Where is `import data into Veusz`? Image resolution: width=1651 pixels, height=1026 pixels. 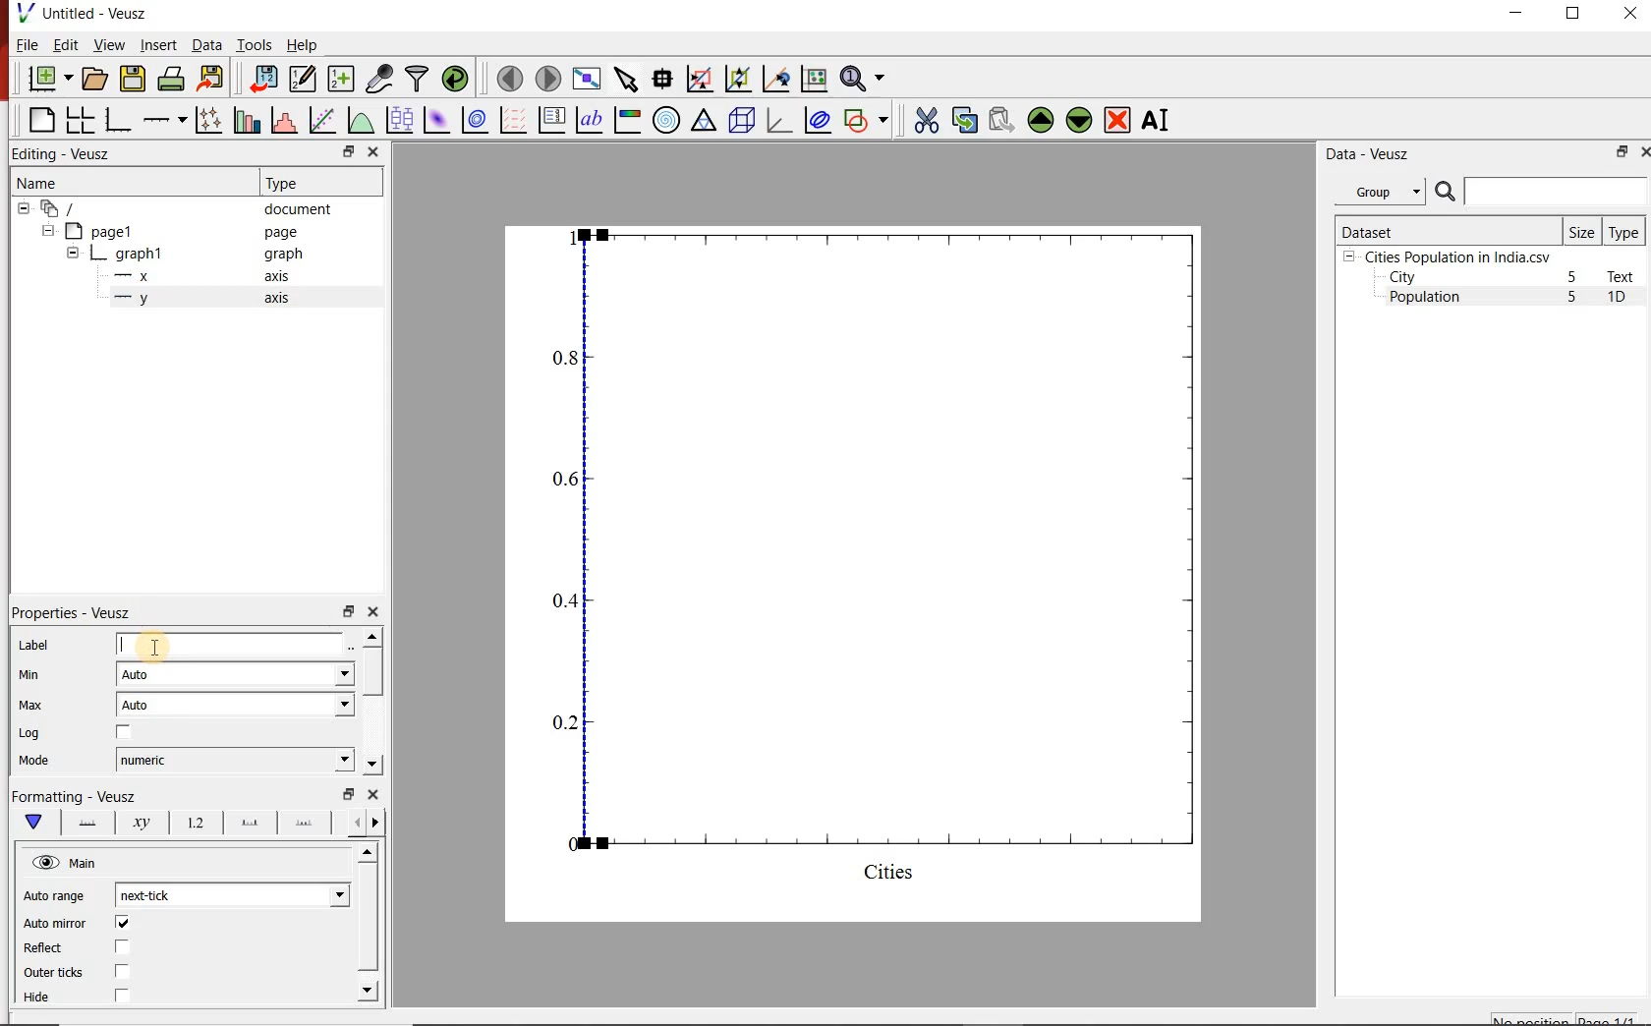
import data into Veusz is located at coordinates (262, 78).